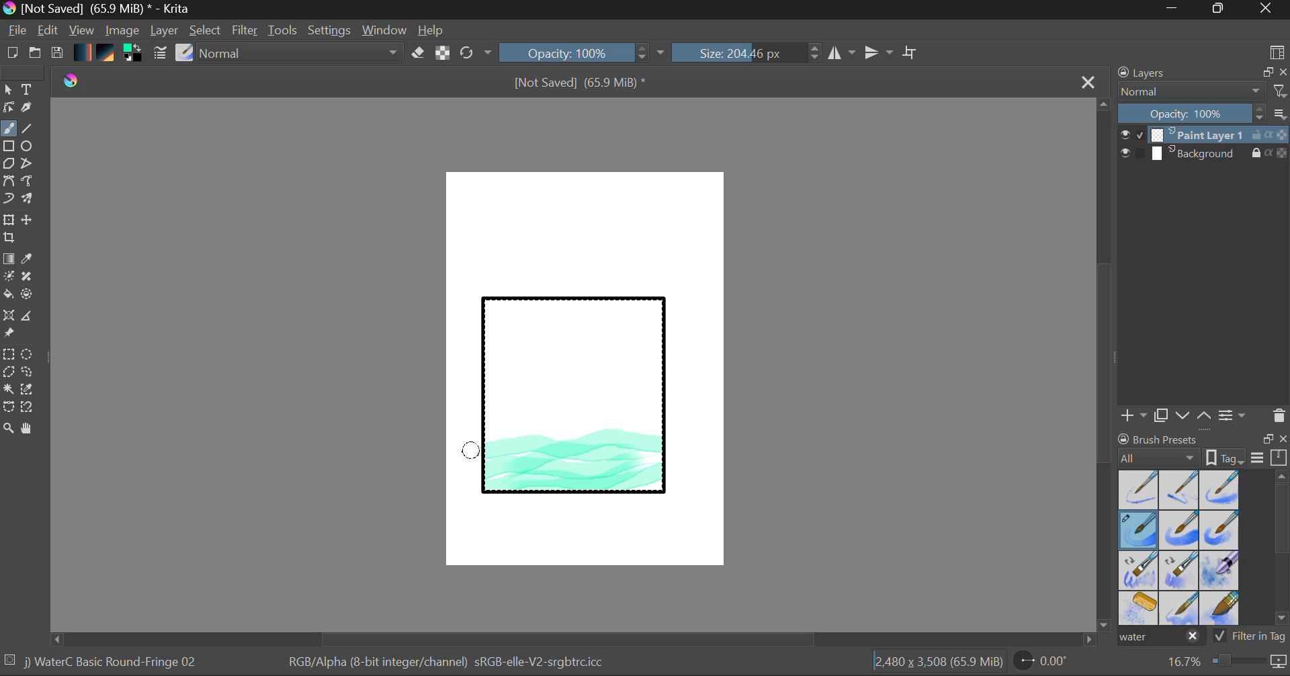 The width and height of the screenshot is (1290, 676). What do you see at coordinates (11, 238) in the screenshot?
I see `Crop` at bounding box center [11, 238].